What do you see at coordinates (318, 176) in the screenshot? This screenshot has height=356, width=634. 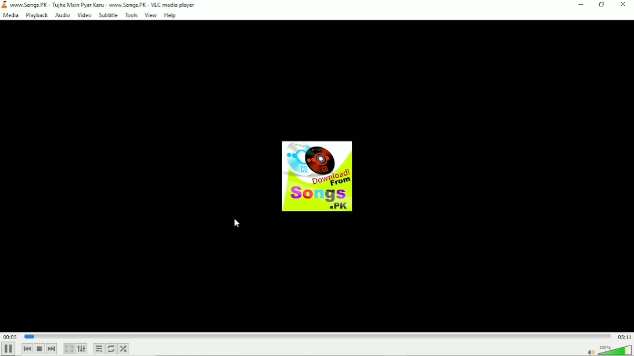 I see `Audio track` at bounding box center [318, 176].